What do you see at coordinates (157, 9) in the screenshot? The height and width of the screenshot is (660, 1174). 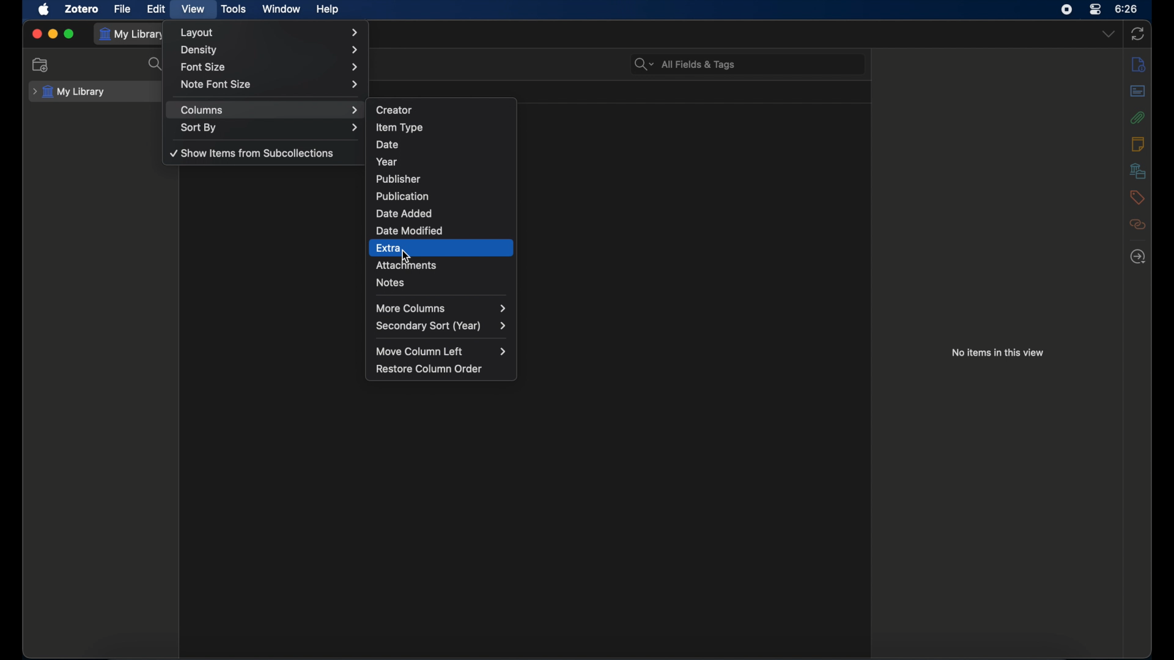 I see `edit` at bounding box center [157, 9].